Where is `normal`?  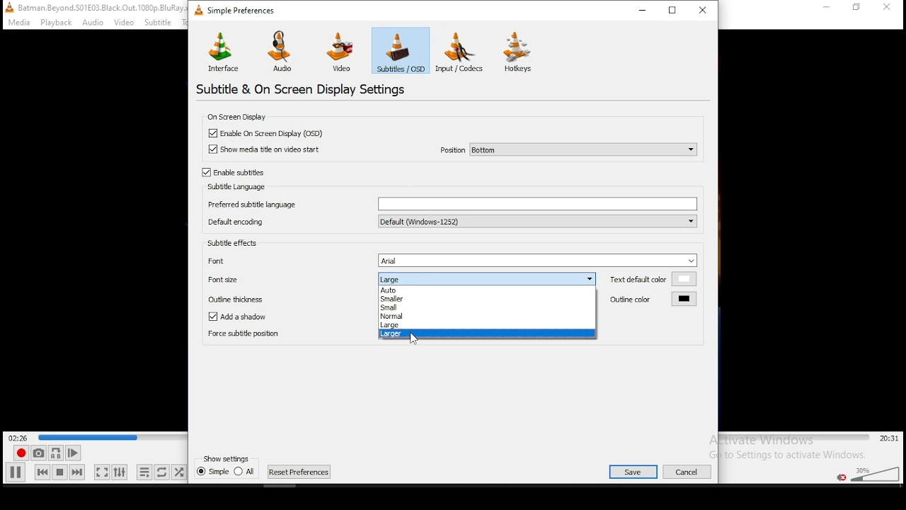
normal is located at coordinates (486, 316).